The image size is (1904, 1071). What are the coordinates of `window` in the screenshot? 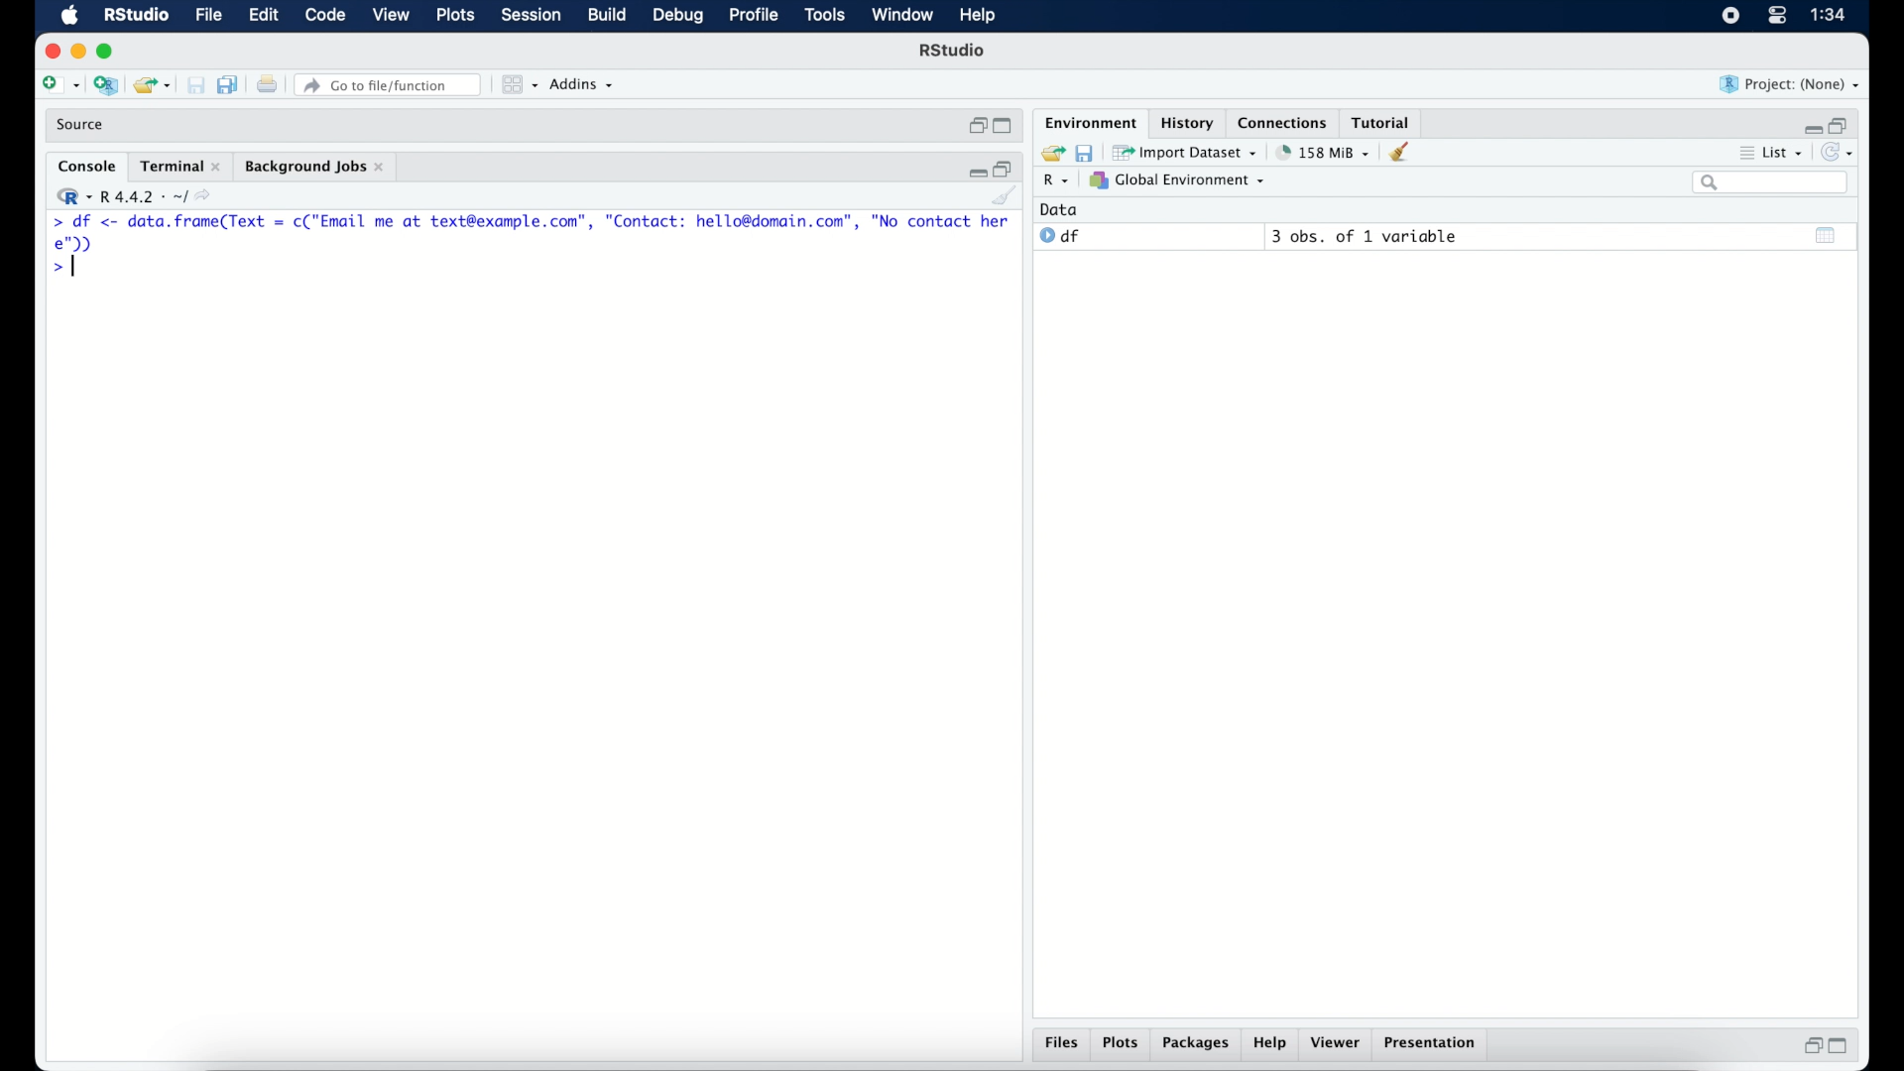 It's located at (903, 17).